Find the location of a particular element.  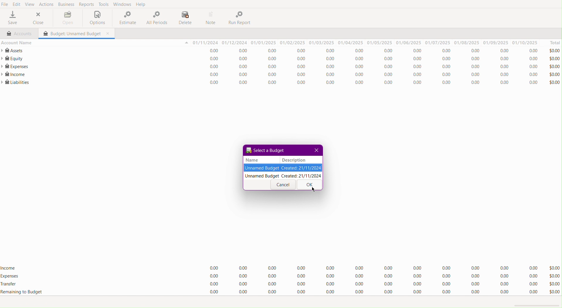

Remaining Budget is located at coordinates (22, 292).